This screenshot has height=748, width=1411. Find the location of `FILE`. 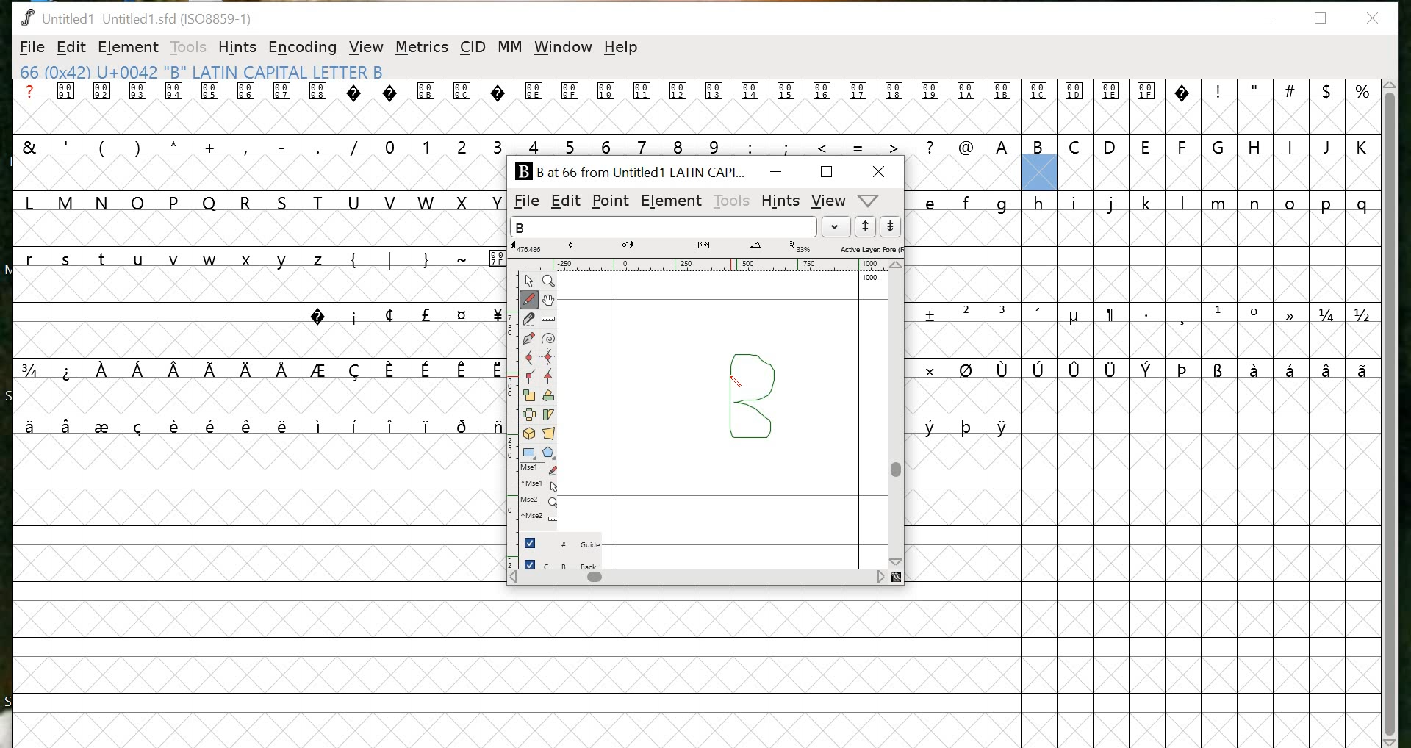

FILE is located at coordinates (31, 48).